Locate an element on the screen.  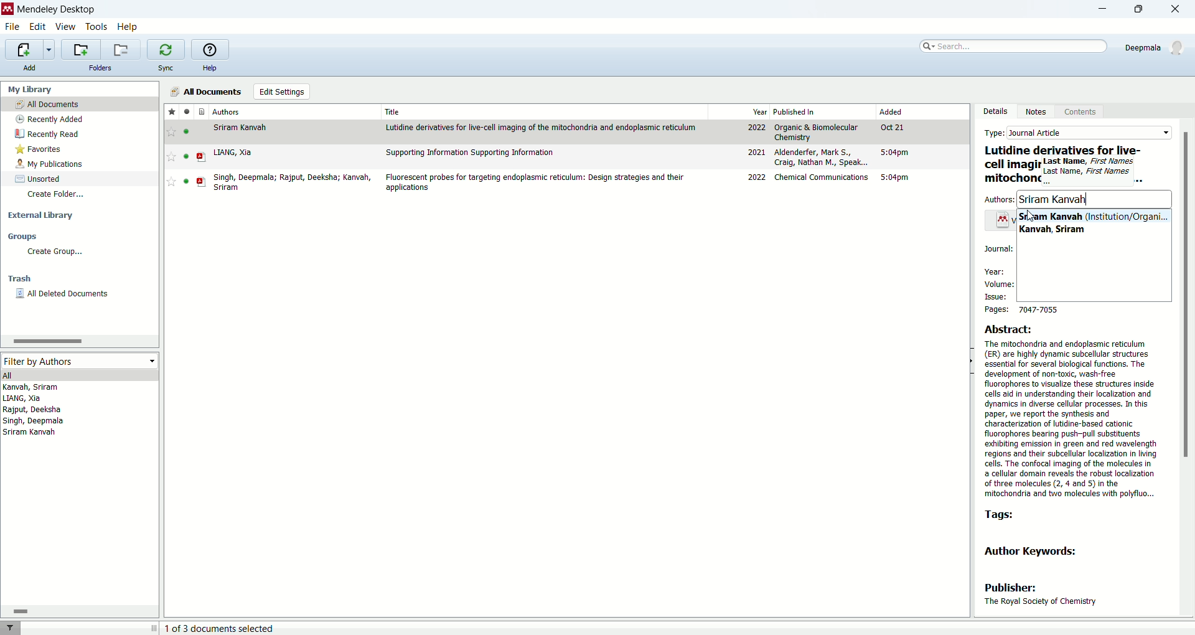
close is located at coordinates (1179, 9).